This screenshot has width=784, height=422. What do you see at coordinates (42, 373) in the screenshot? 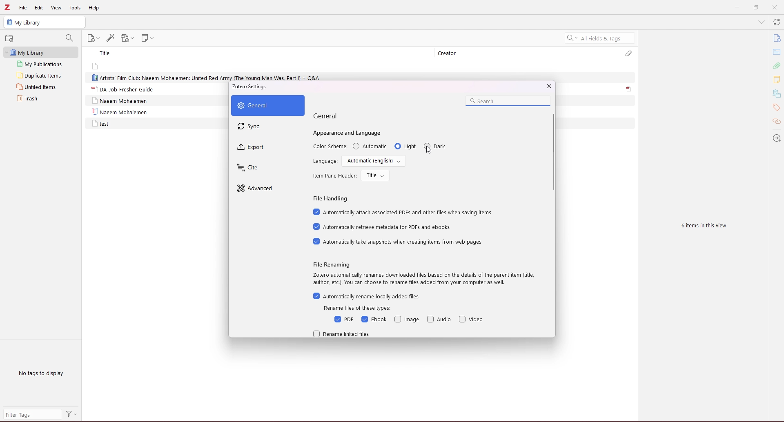
I see `No tags to display` at bounding box center [42, 373].